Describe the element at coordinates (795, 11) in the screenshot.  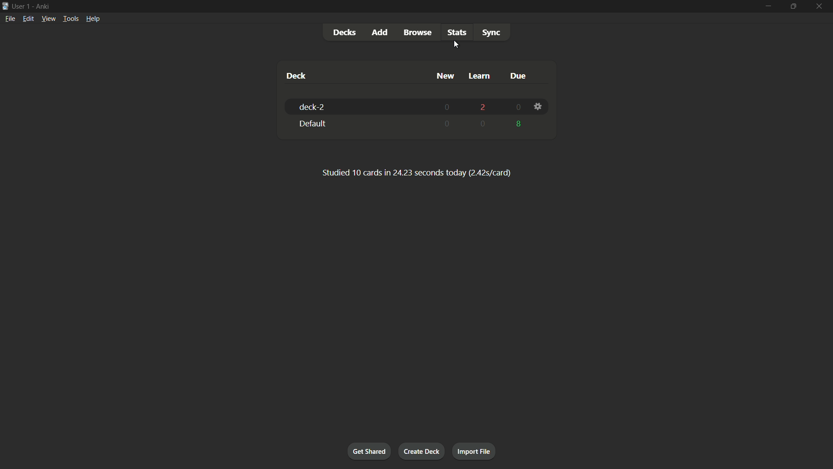
I see `Maximize` at that location.